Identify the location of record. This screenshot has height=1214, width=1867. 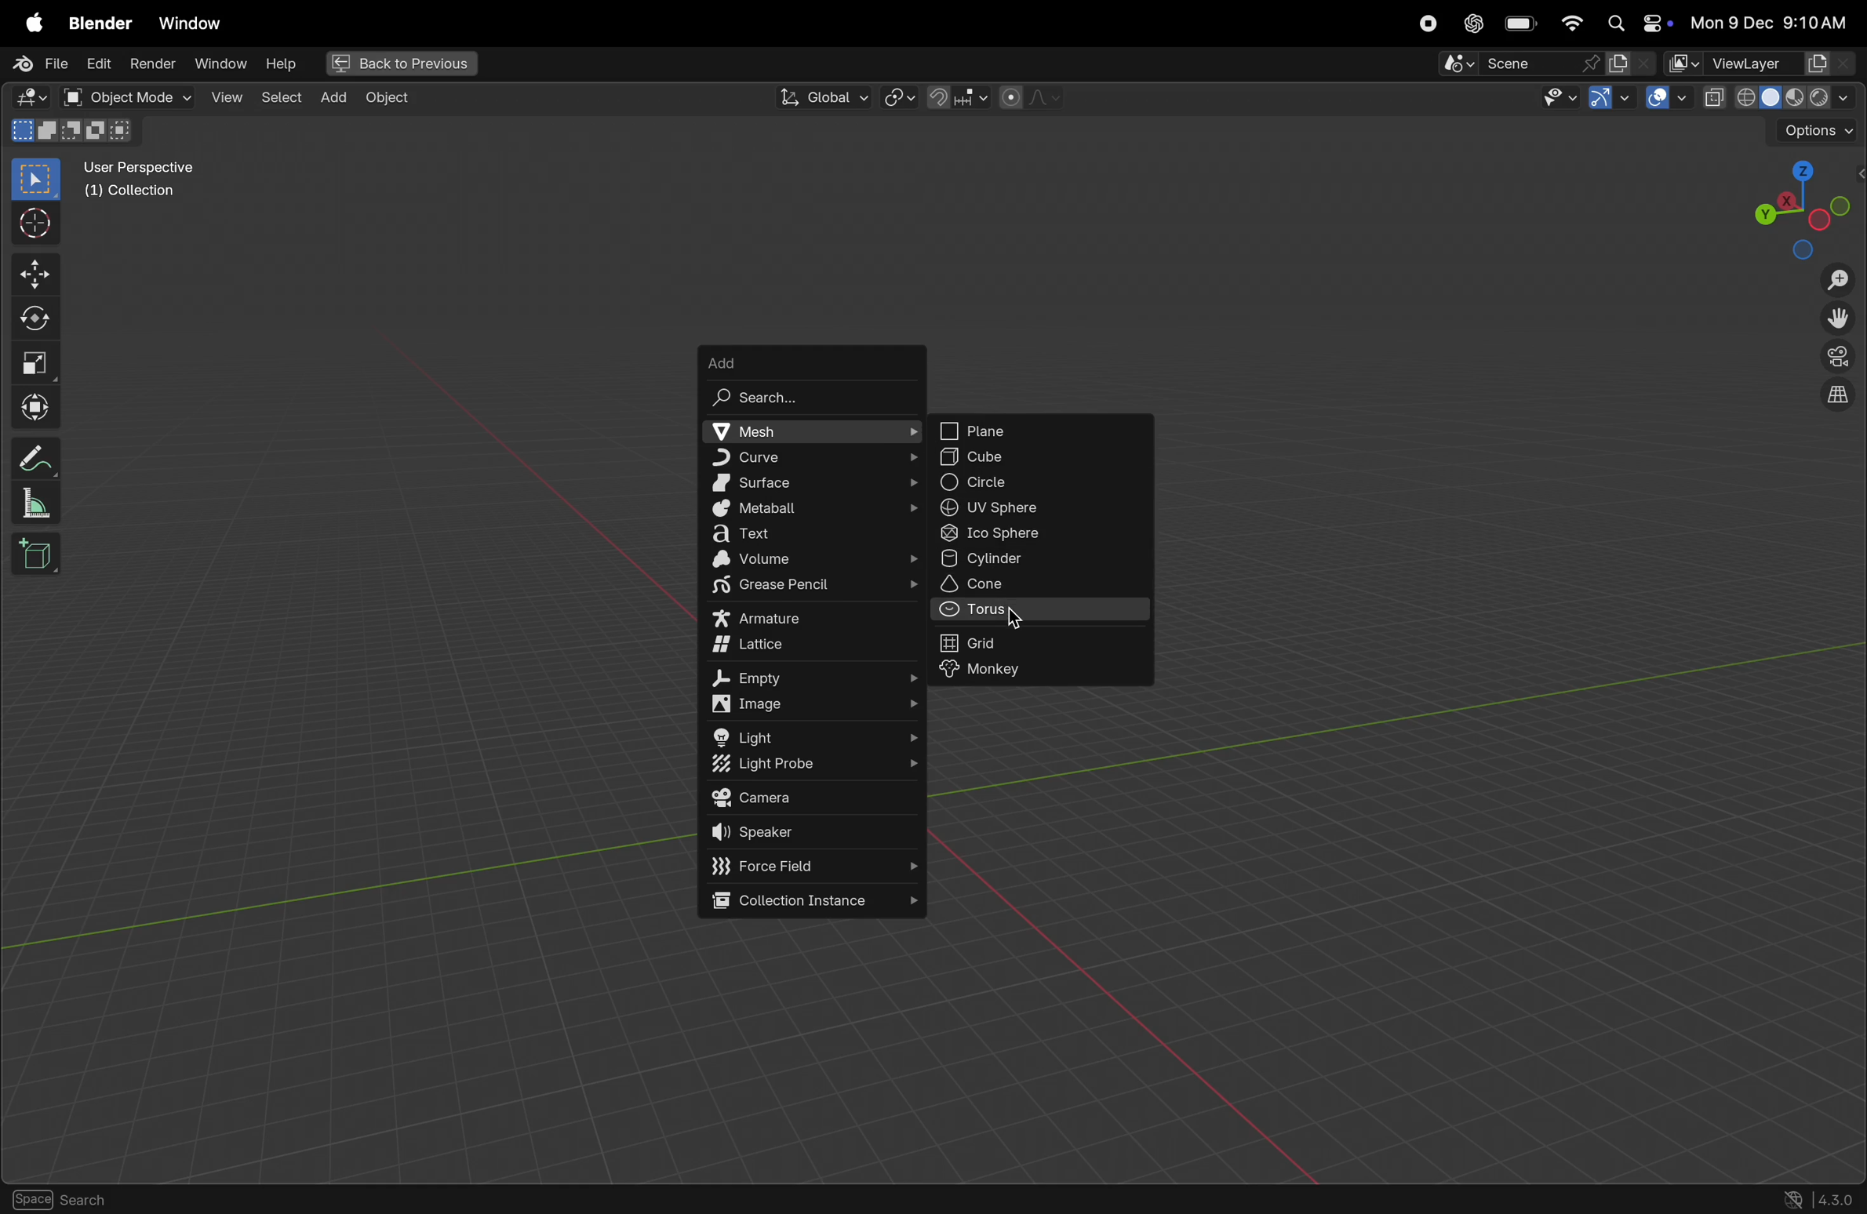
(1423, 24).